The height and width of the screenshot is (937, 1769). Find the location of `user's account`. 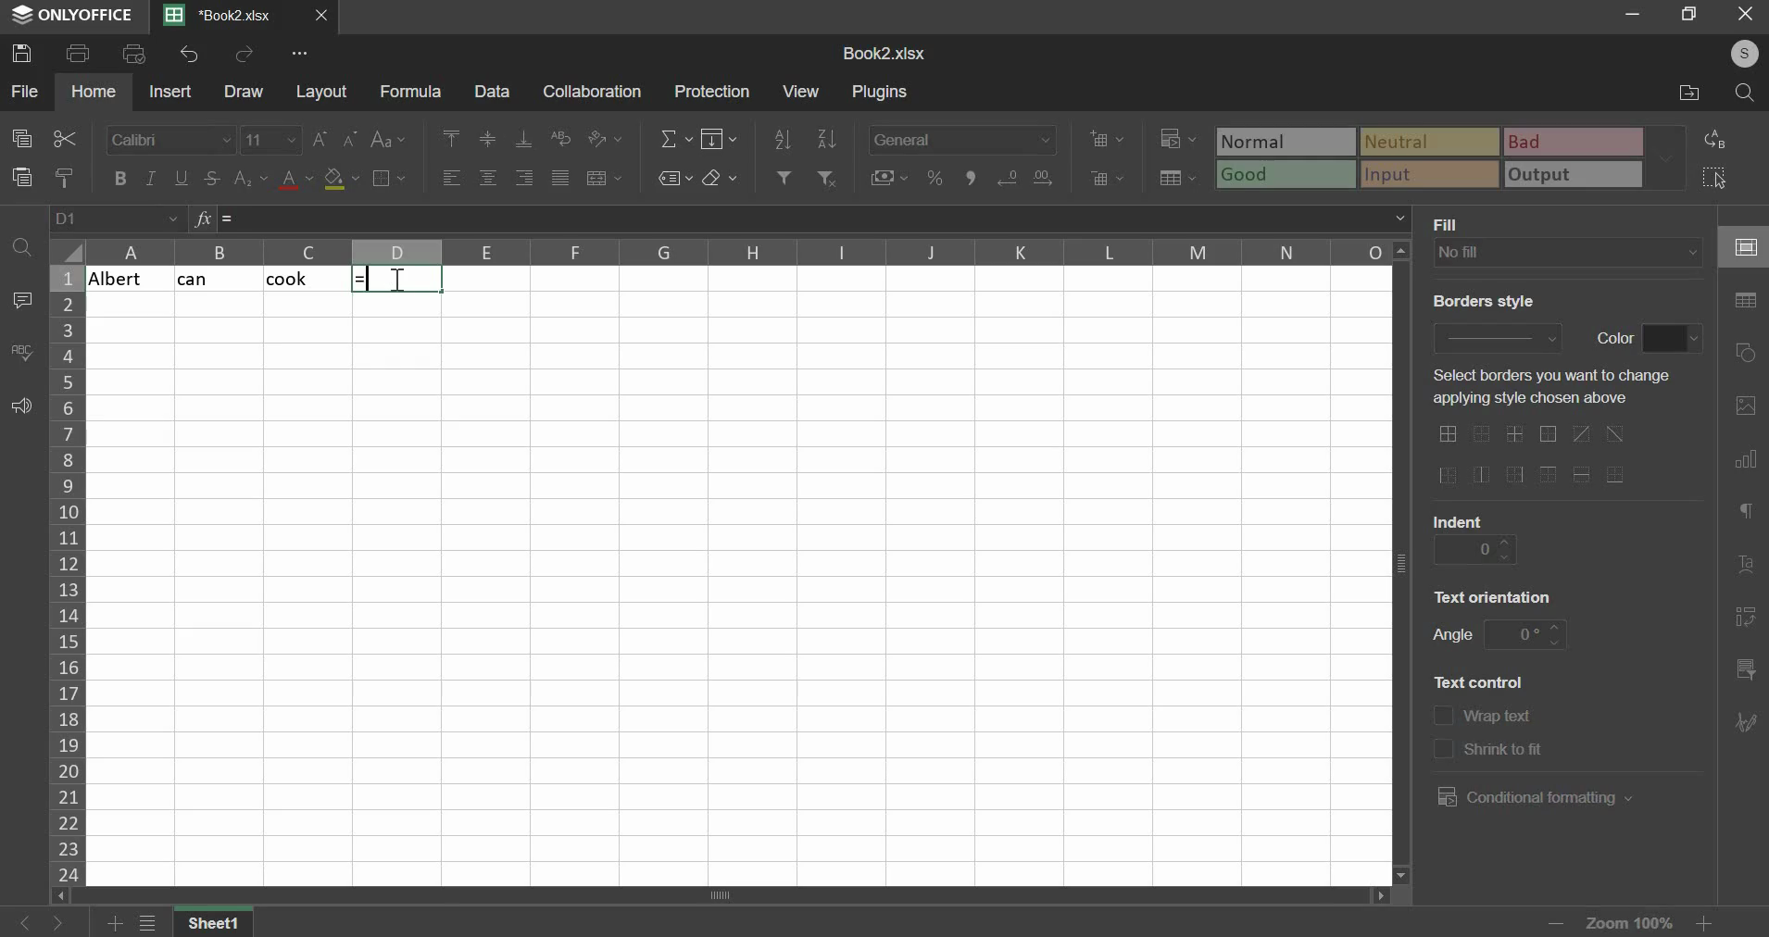

user's account is located at coordinates (1734, 52).